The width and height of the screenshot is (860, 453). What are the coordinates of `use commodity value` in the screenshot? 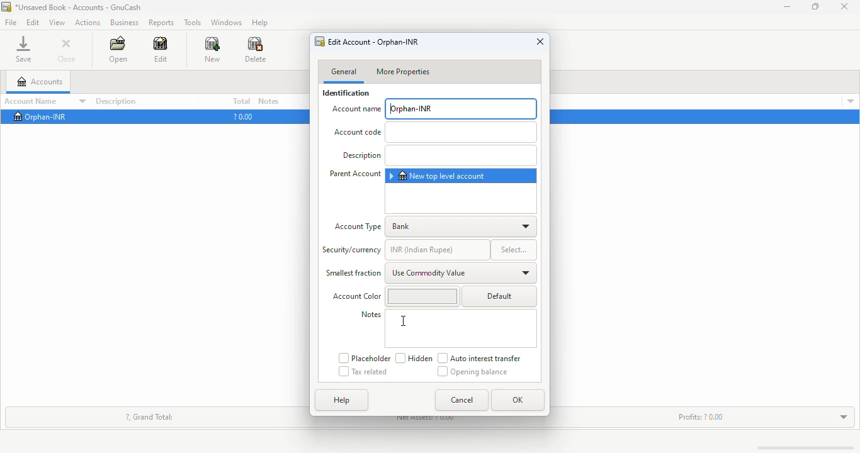 It's located at (461, 273).